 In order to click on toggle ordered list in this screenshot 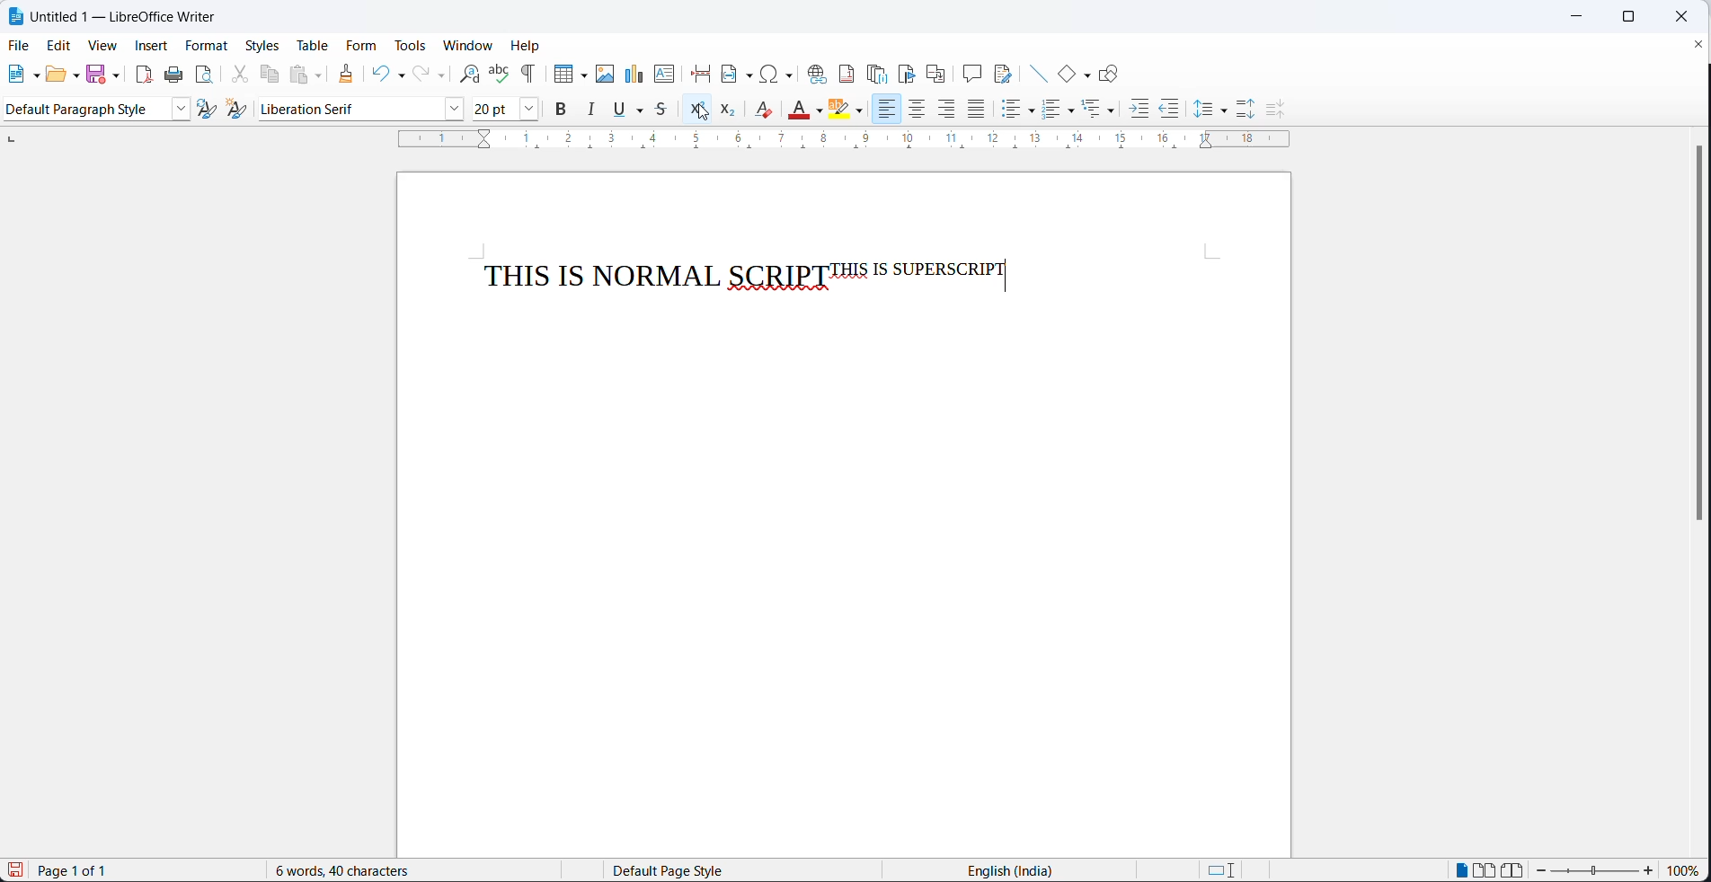, I will do `click(1051, 109)`.